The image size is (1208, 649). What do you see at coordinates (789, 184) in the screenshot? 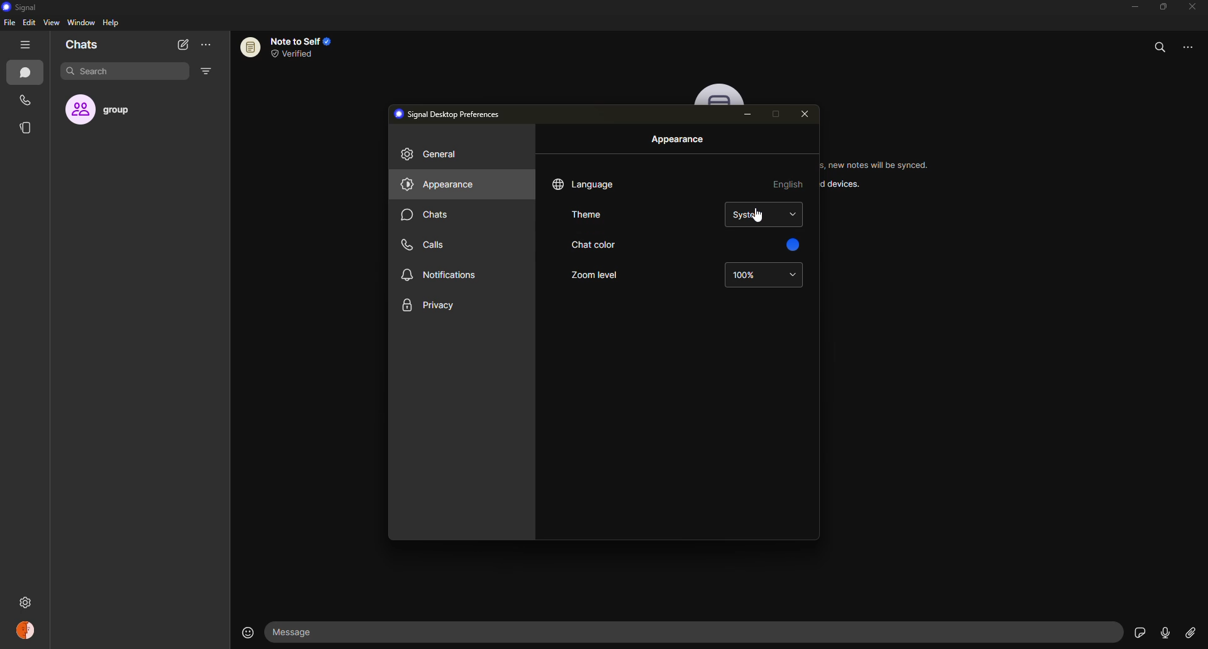
I see `english` at bounding box center [789, 184].